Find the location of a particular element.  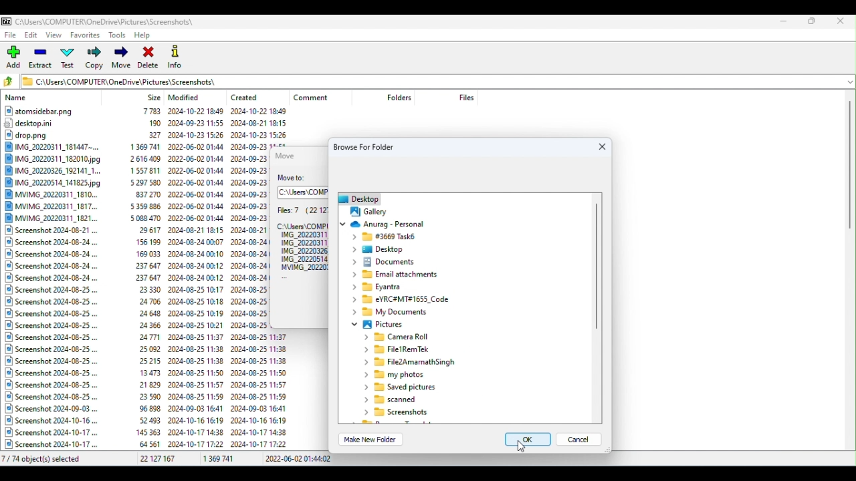

Files is located at coordinates (136, 279).